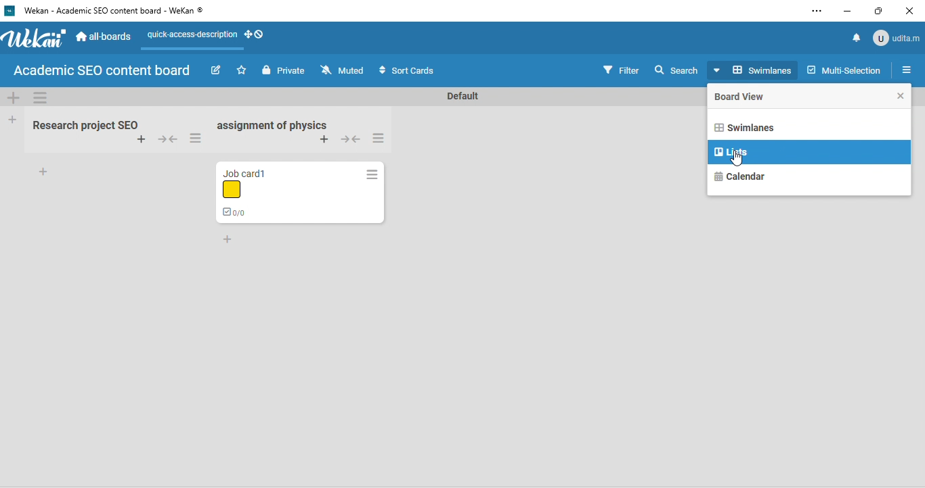  I want to click on swimlanes, so click(755, 69).